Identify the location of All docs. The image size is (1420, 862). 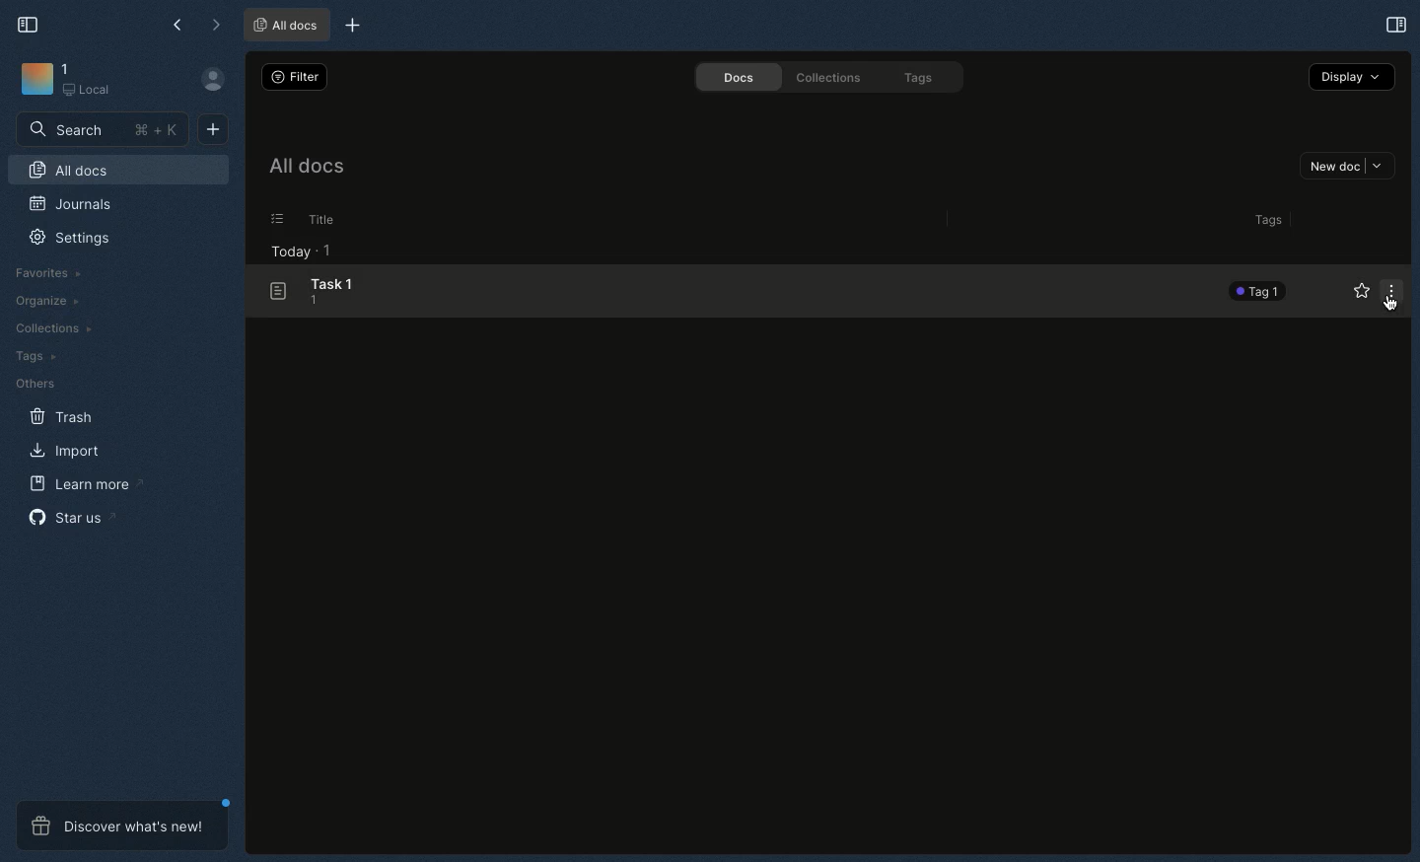
(282, 27).